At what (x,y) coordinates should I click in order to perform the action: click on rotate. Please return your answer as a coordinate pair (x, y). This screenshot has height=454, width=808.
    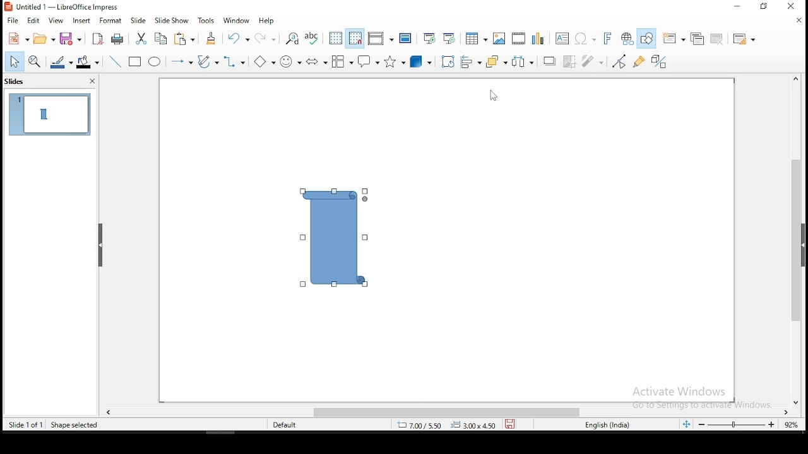
    Looking at the image, I should click on (448, 61).